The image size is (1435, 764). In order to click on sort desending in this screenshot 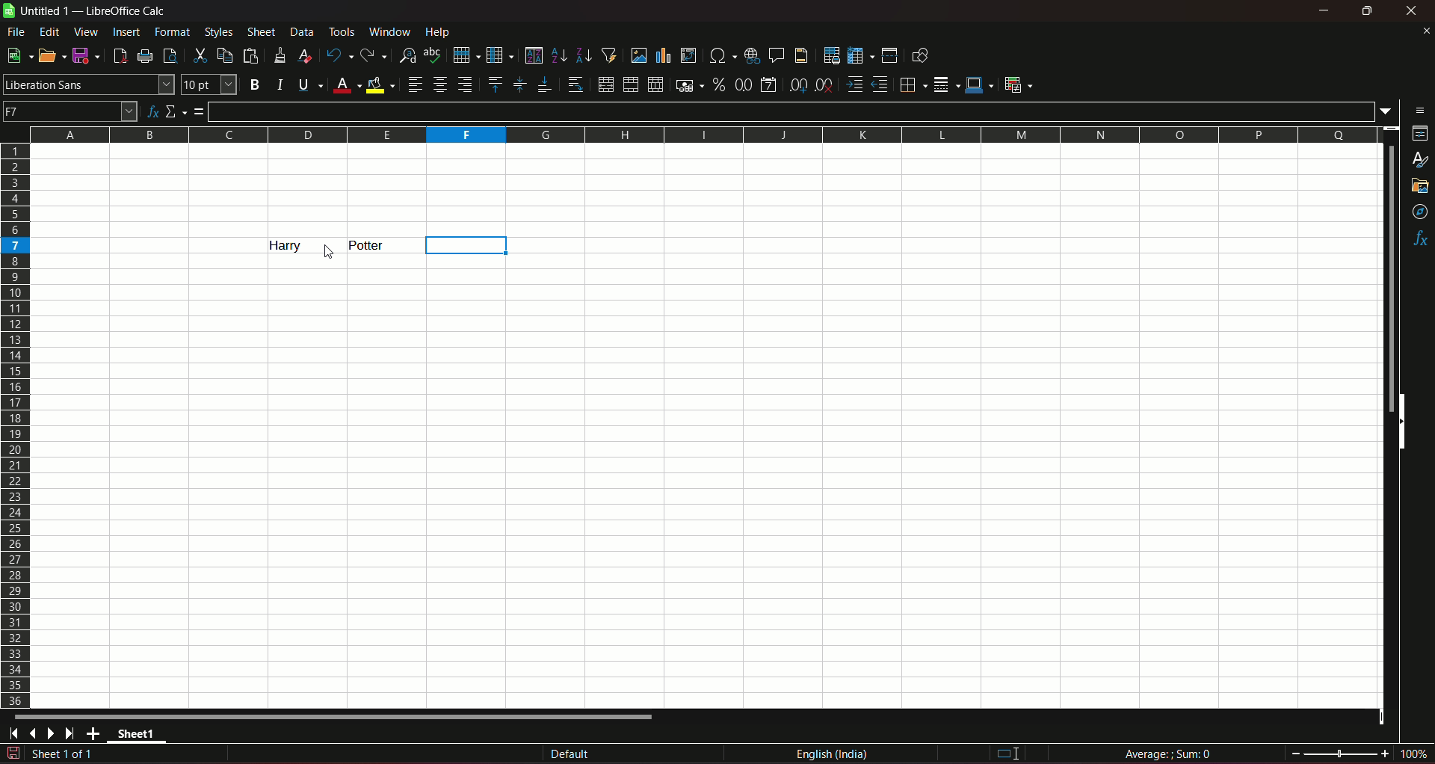, I will do `click(584, 55)`.